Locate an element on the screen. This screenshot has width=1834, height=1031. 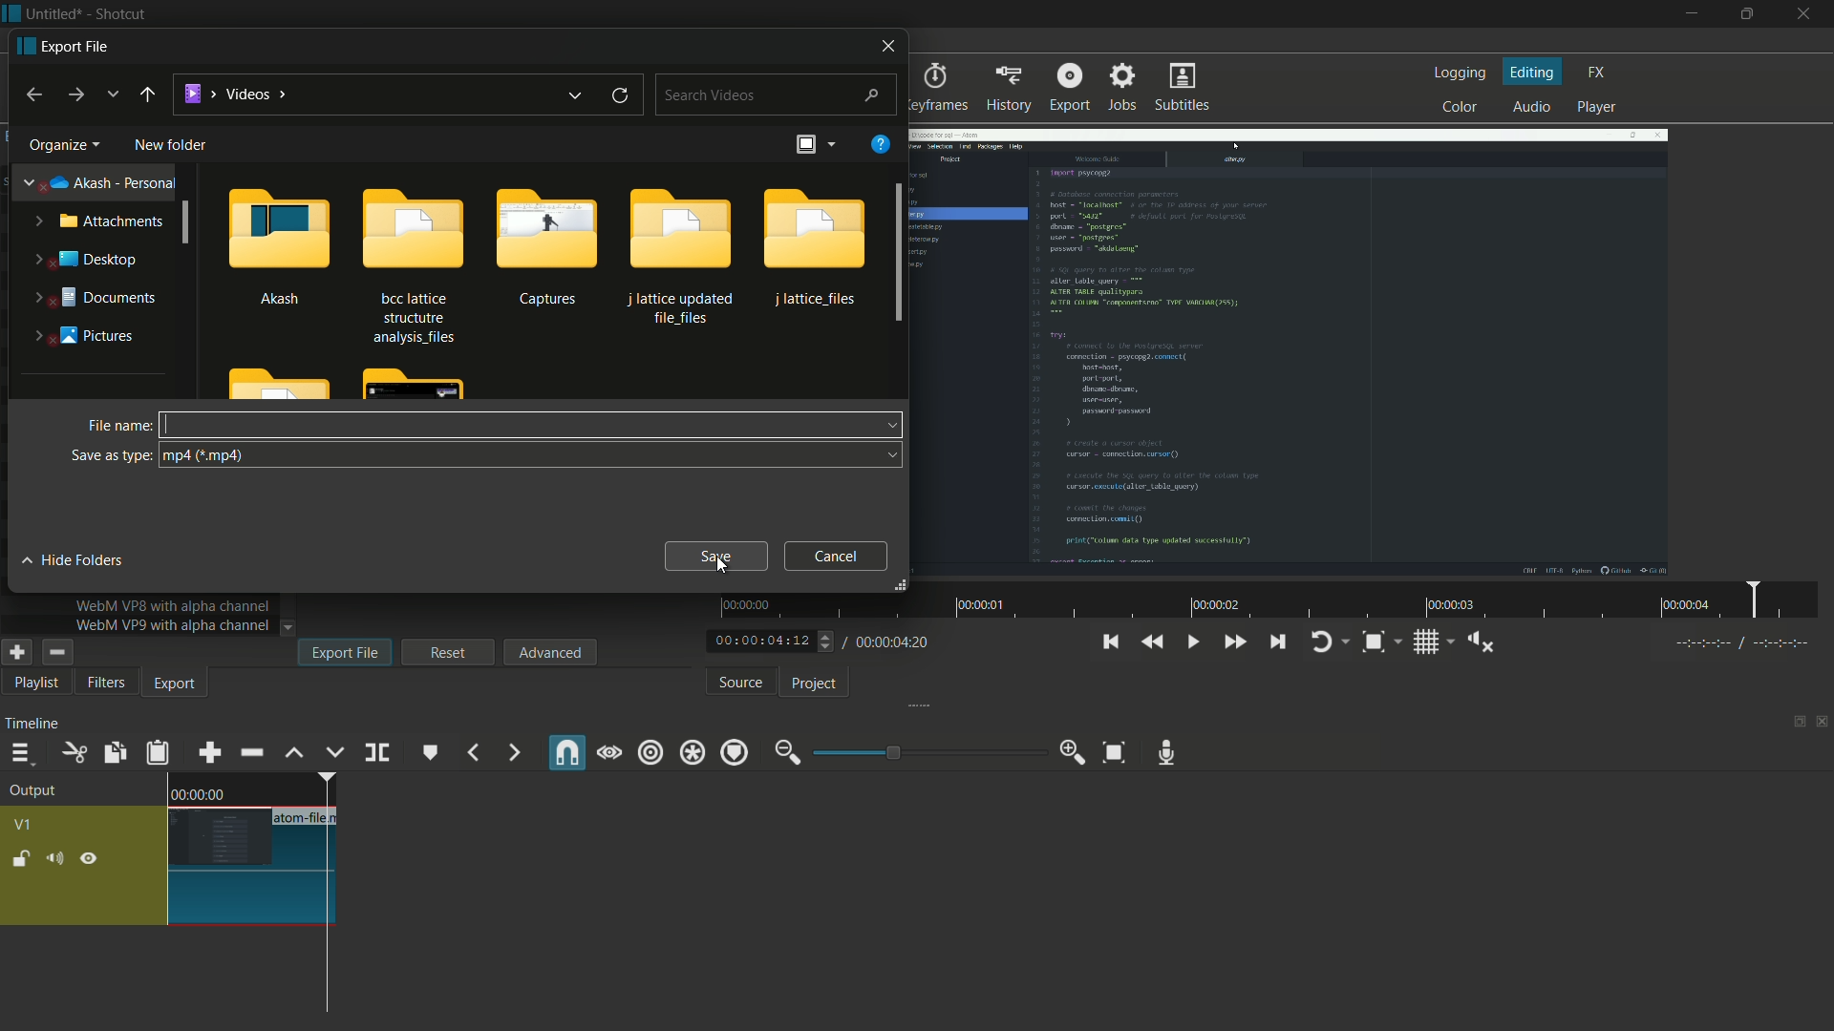
add current preet is located at coordinates (16, 652).